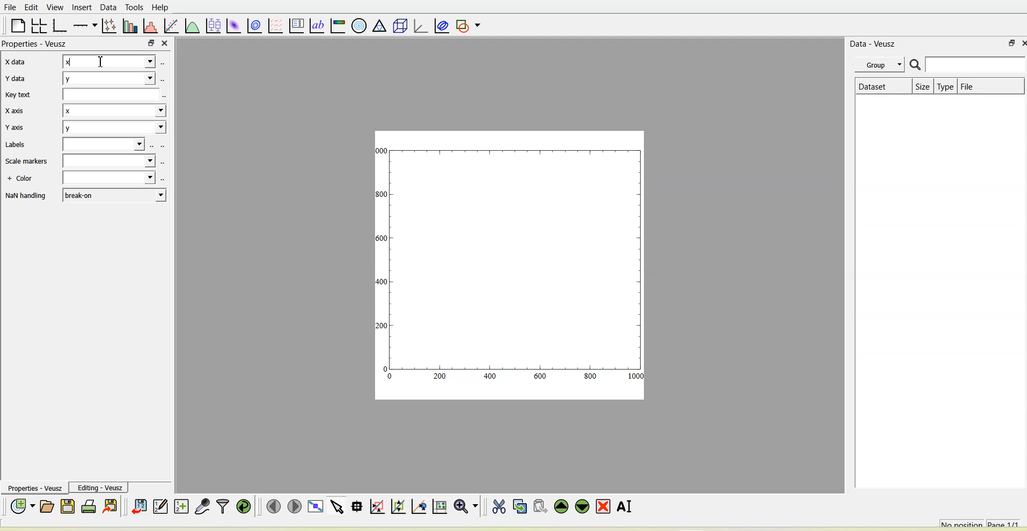 The height and width of the screenshot is (531, 1027). What do you see at coordinates (165, 178) in the screenshot?
I see `select using dataset browser` at bounding box center [165, 178].